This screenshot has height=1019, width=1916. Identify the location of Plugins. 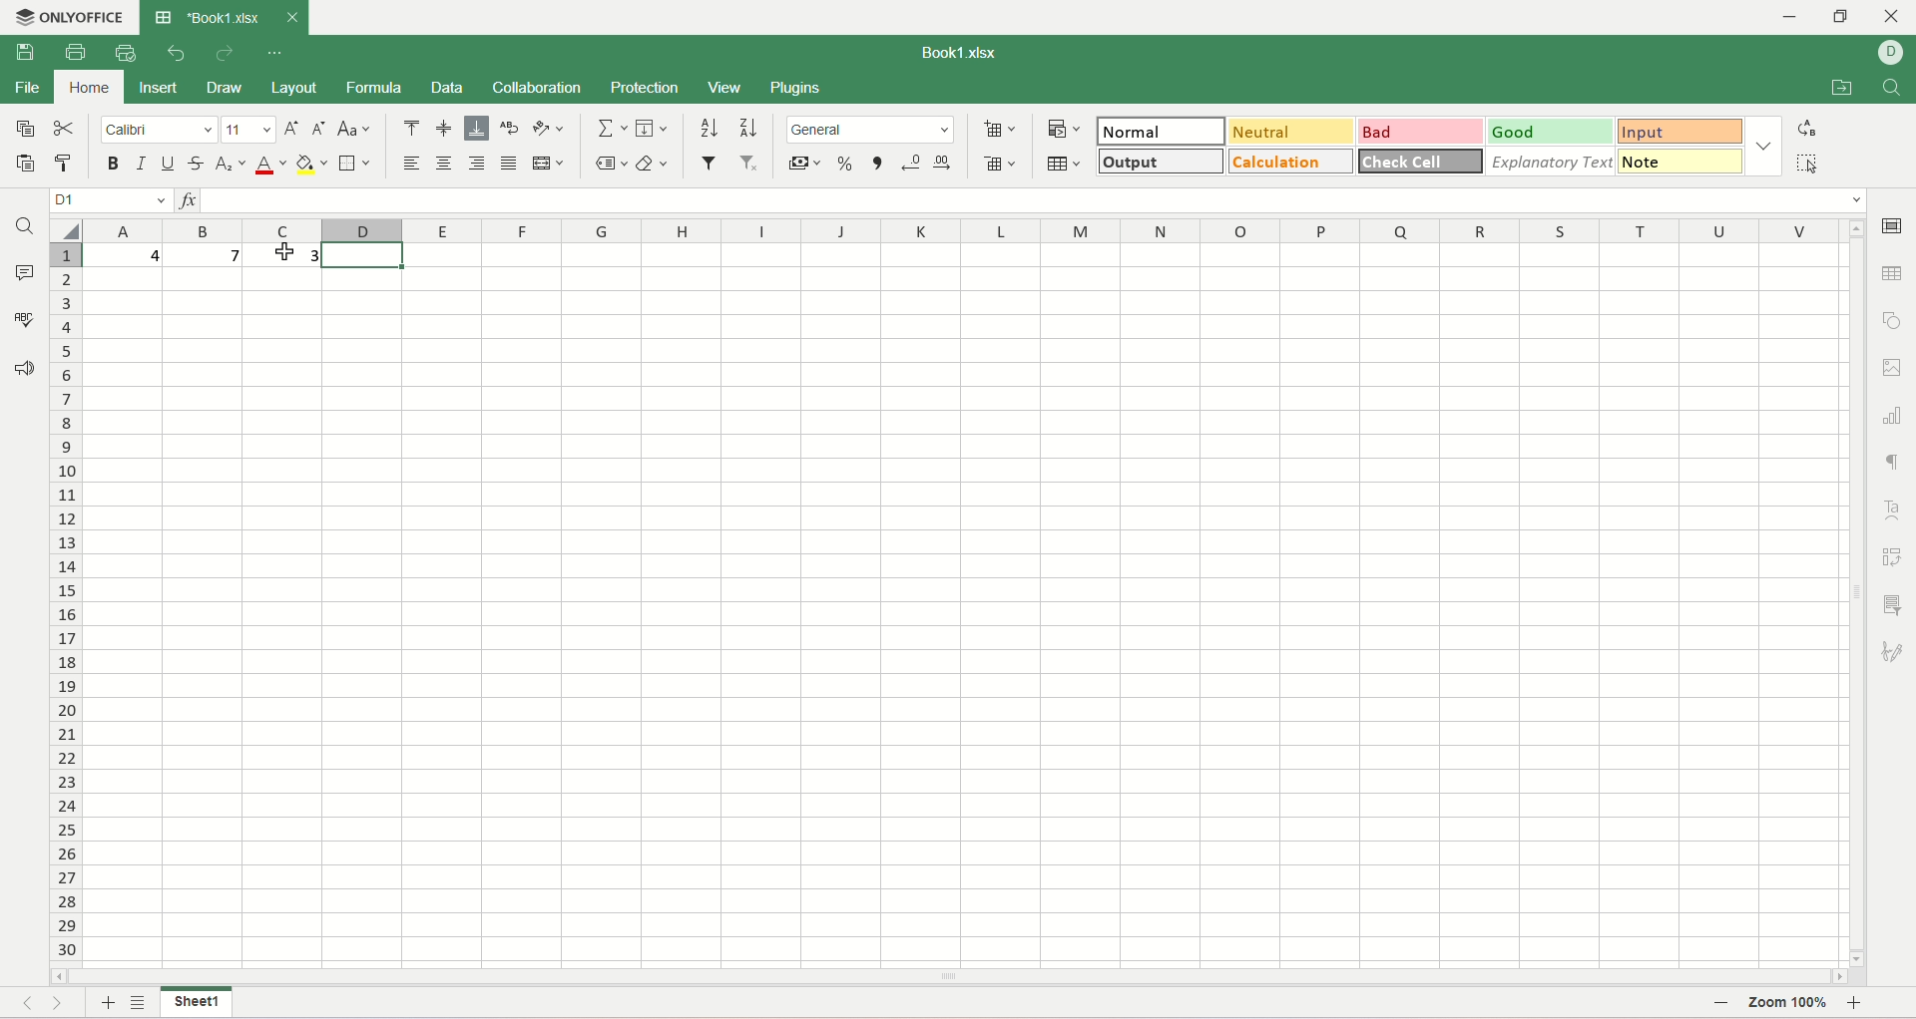
(797, 87).